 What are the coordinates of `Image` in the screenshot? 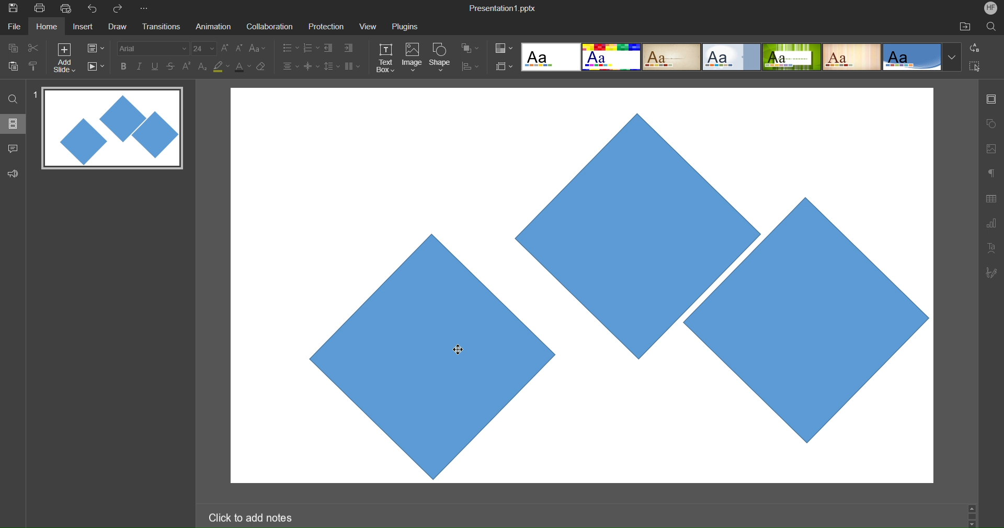 It's located at (412, 59).